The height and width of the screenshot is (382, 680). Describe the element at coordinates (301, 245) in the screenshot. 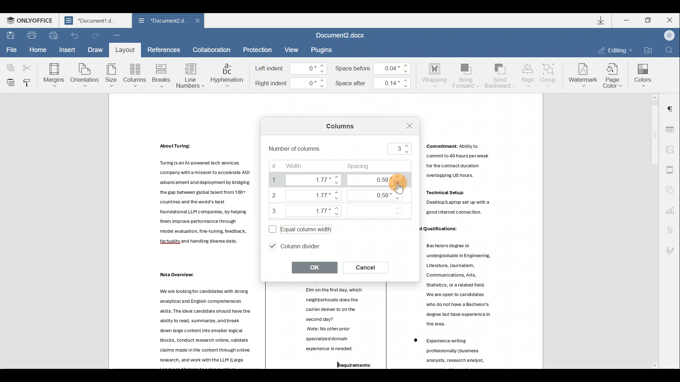

I see `Column divider` at that location.